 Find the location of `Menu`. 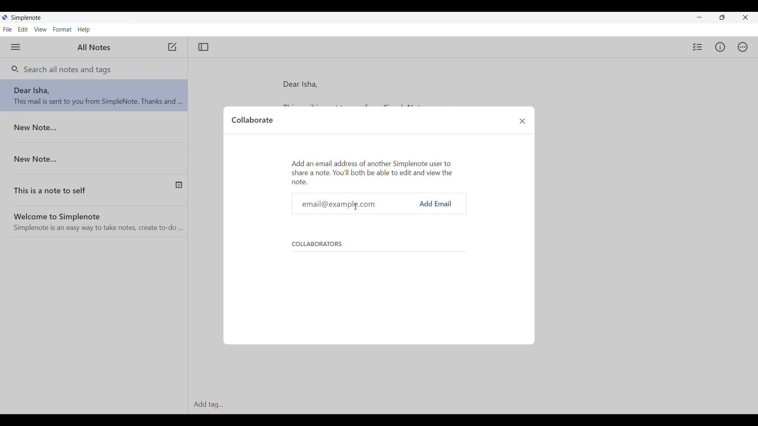

Menu is located at coordinates (15, 47).